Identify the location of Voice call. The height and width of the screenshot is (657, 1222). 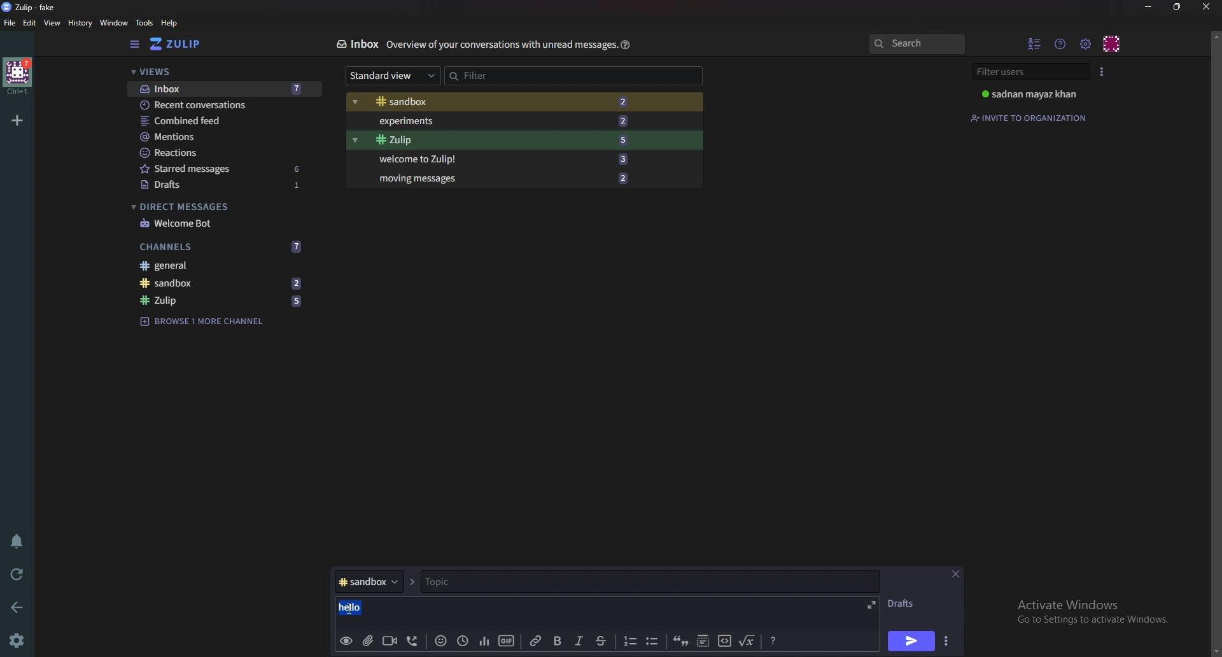
(414, 642).